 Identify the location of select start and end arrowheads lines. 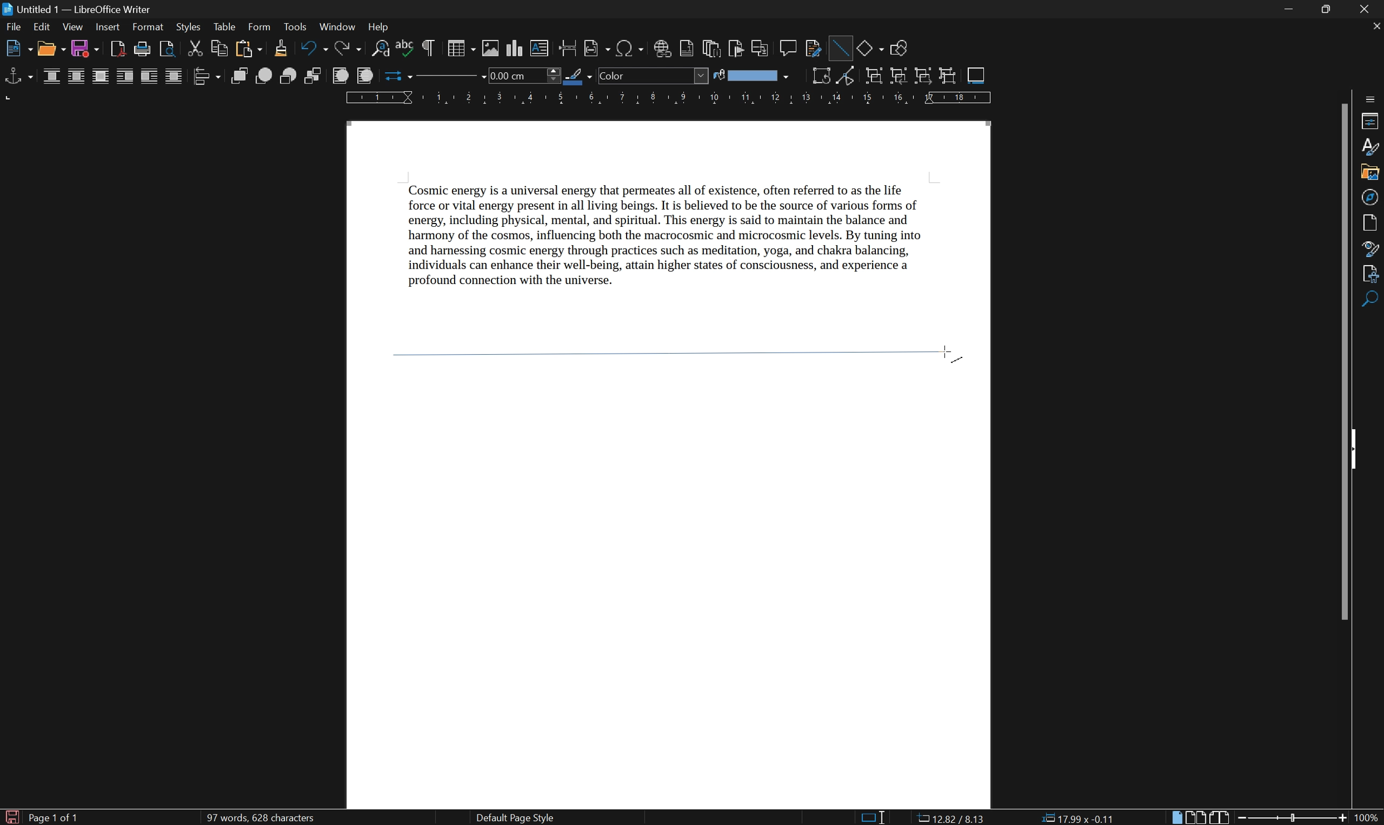
(395, 76).